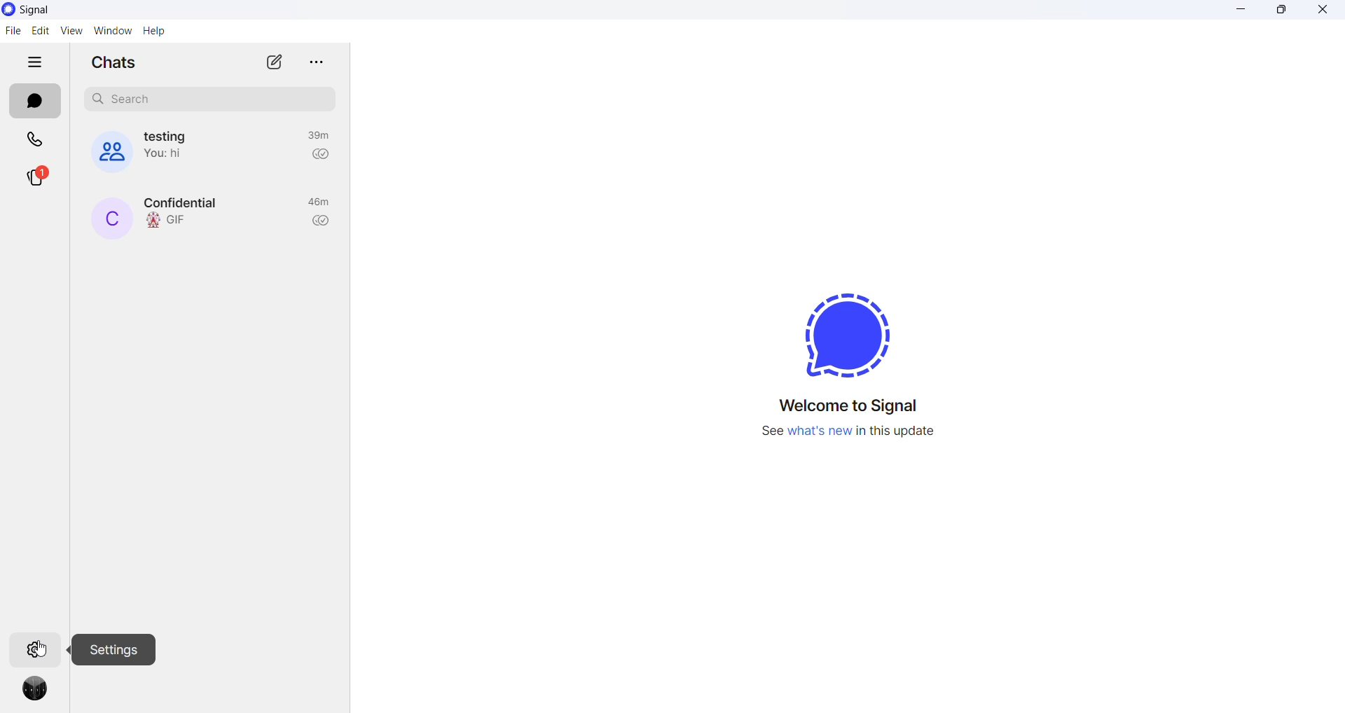  Describe the element at coordinates (113, 63) in the screenshot. I see `chats heading` at that location.